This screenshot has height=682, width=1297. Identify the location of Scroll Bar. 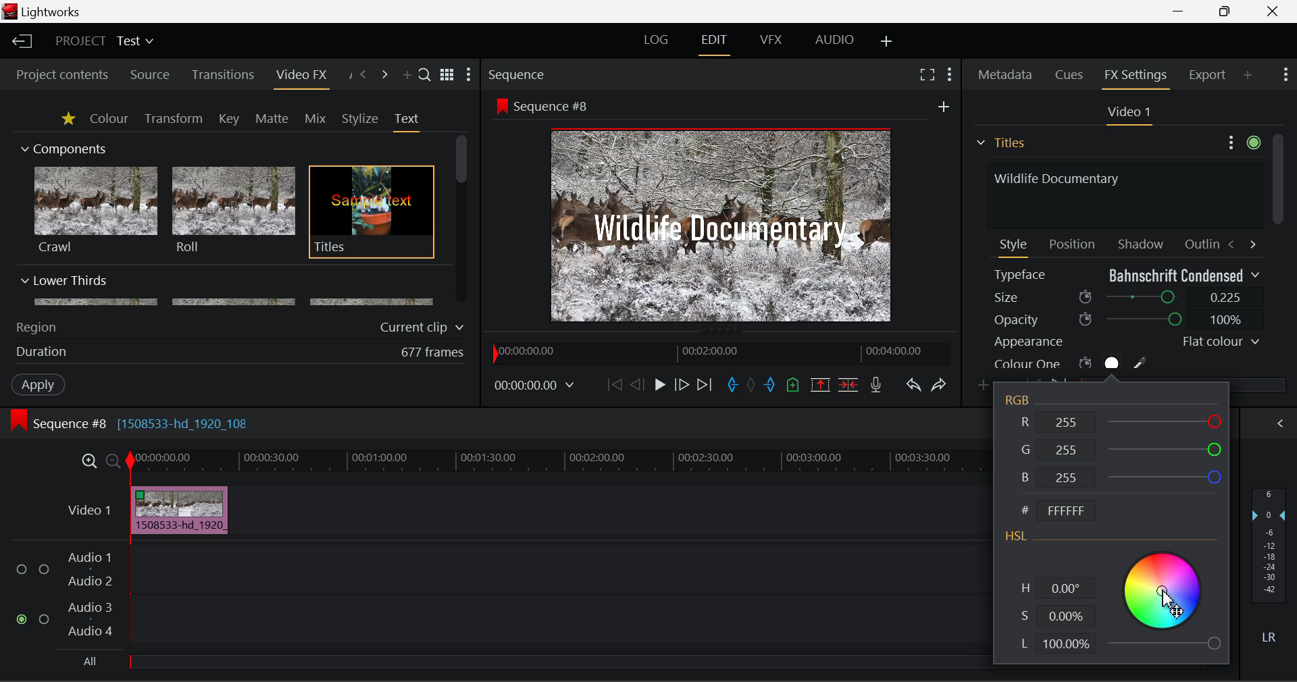
(1277, 252).